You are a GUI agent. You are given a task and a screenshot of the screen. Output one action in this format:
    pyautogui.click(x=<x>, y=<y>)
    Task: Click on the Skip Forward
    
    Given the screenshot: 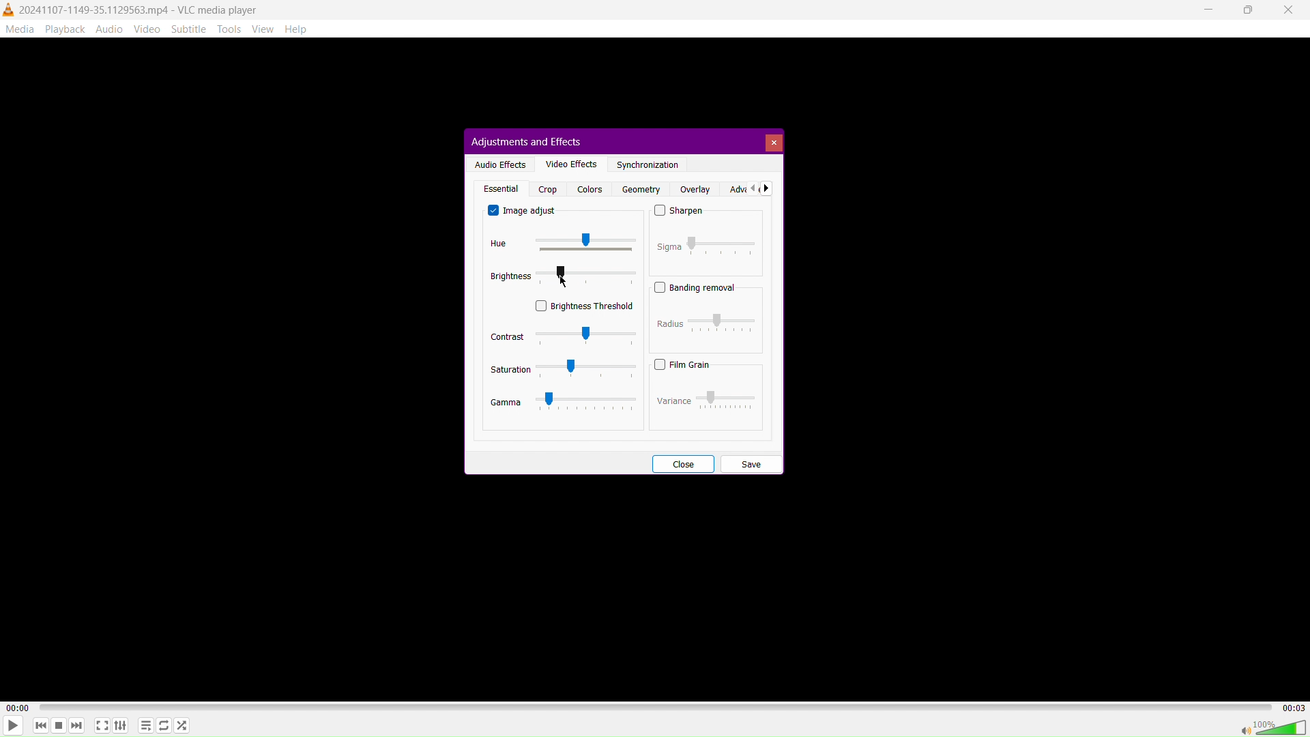 What is the action you would take?
    pyautogui.click(x=77, y=727)
    